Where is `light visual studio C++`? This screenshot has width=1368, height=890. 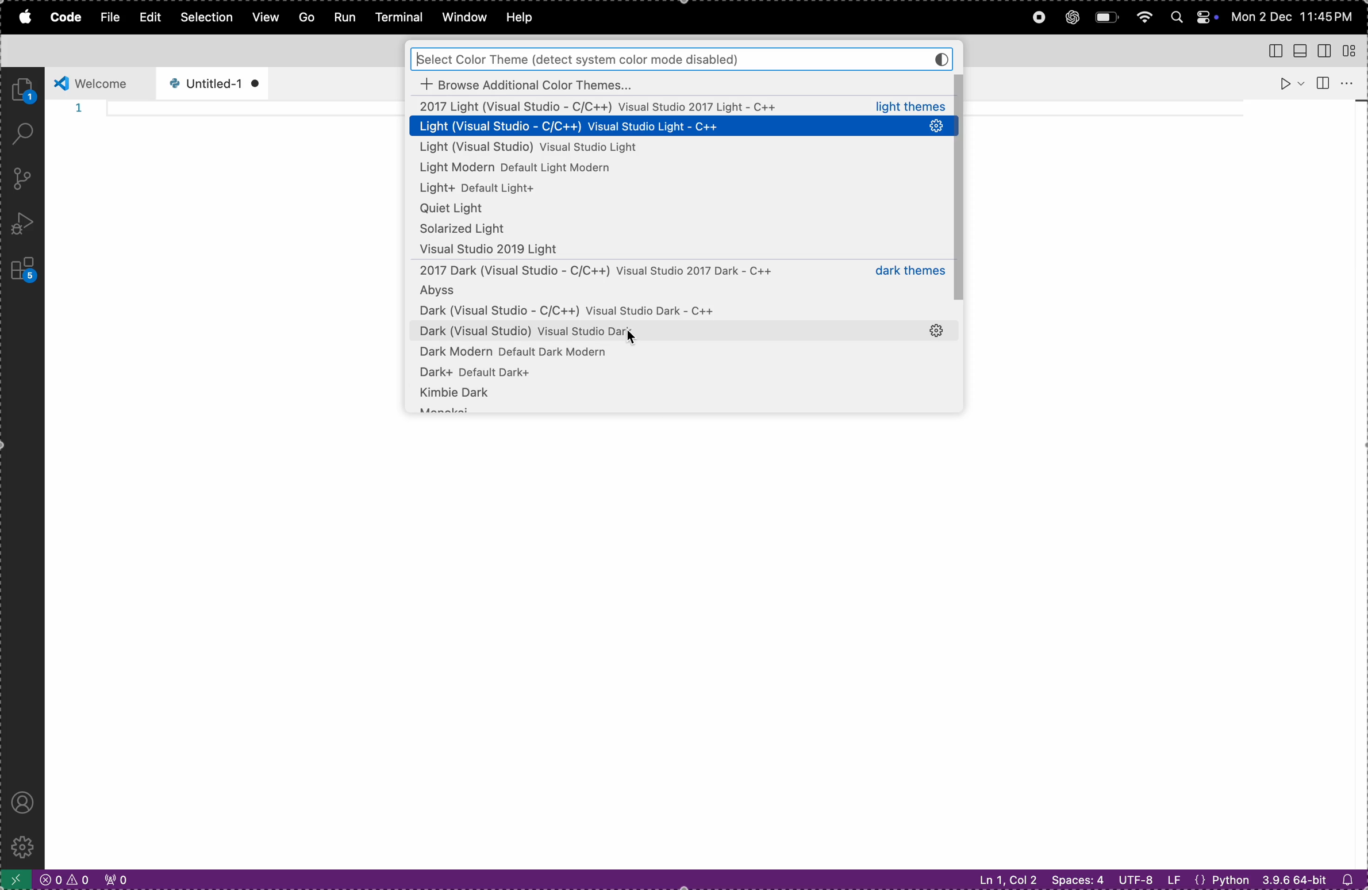
light visual studio C++ is located at coordinates (683, 127).